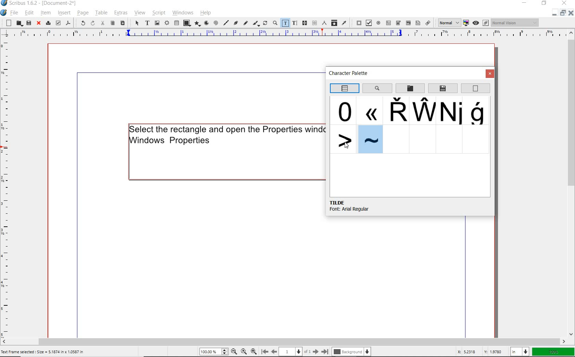  I want to click on go to last [page, so click(325, 351).